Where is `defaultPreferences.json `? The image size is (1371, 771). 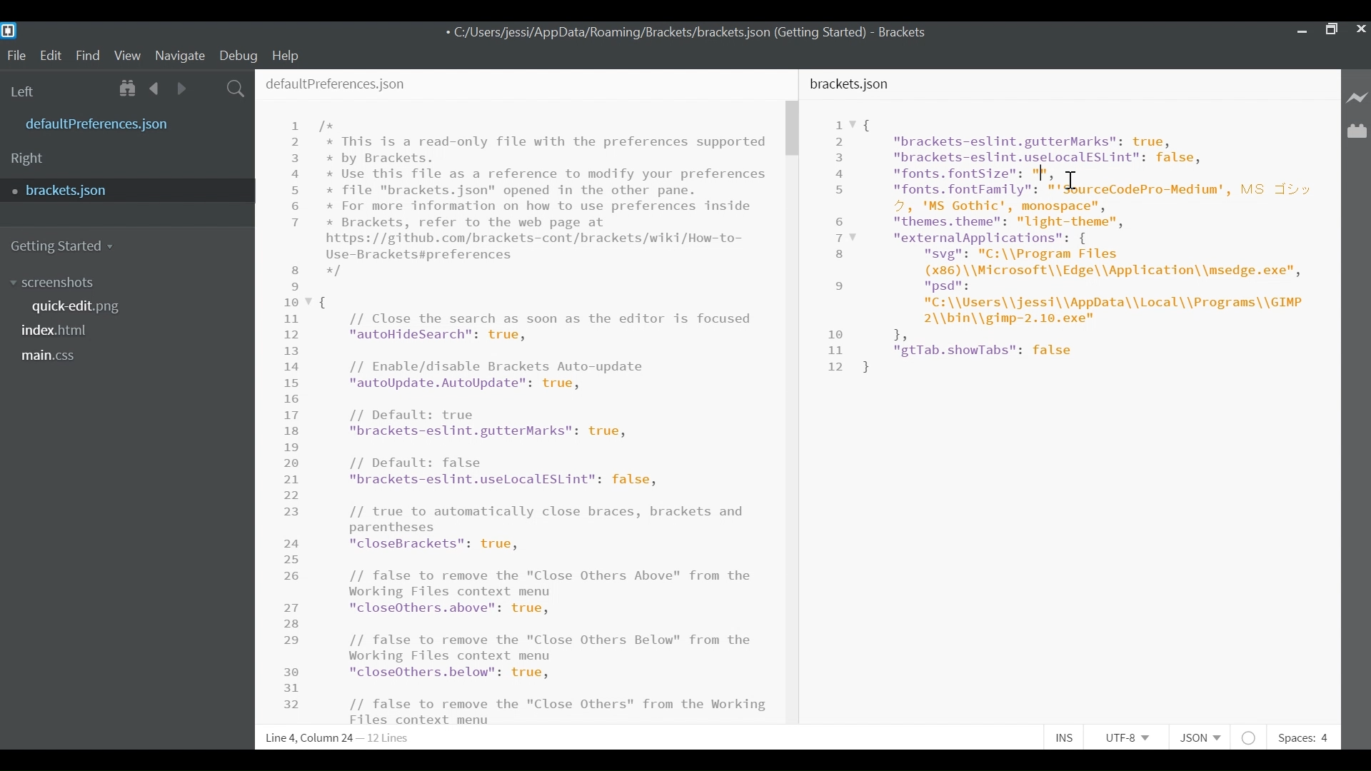
defaultPreferences.json  is located at coordinates (353, 81).